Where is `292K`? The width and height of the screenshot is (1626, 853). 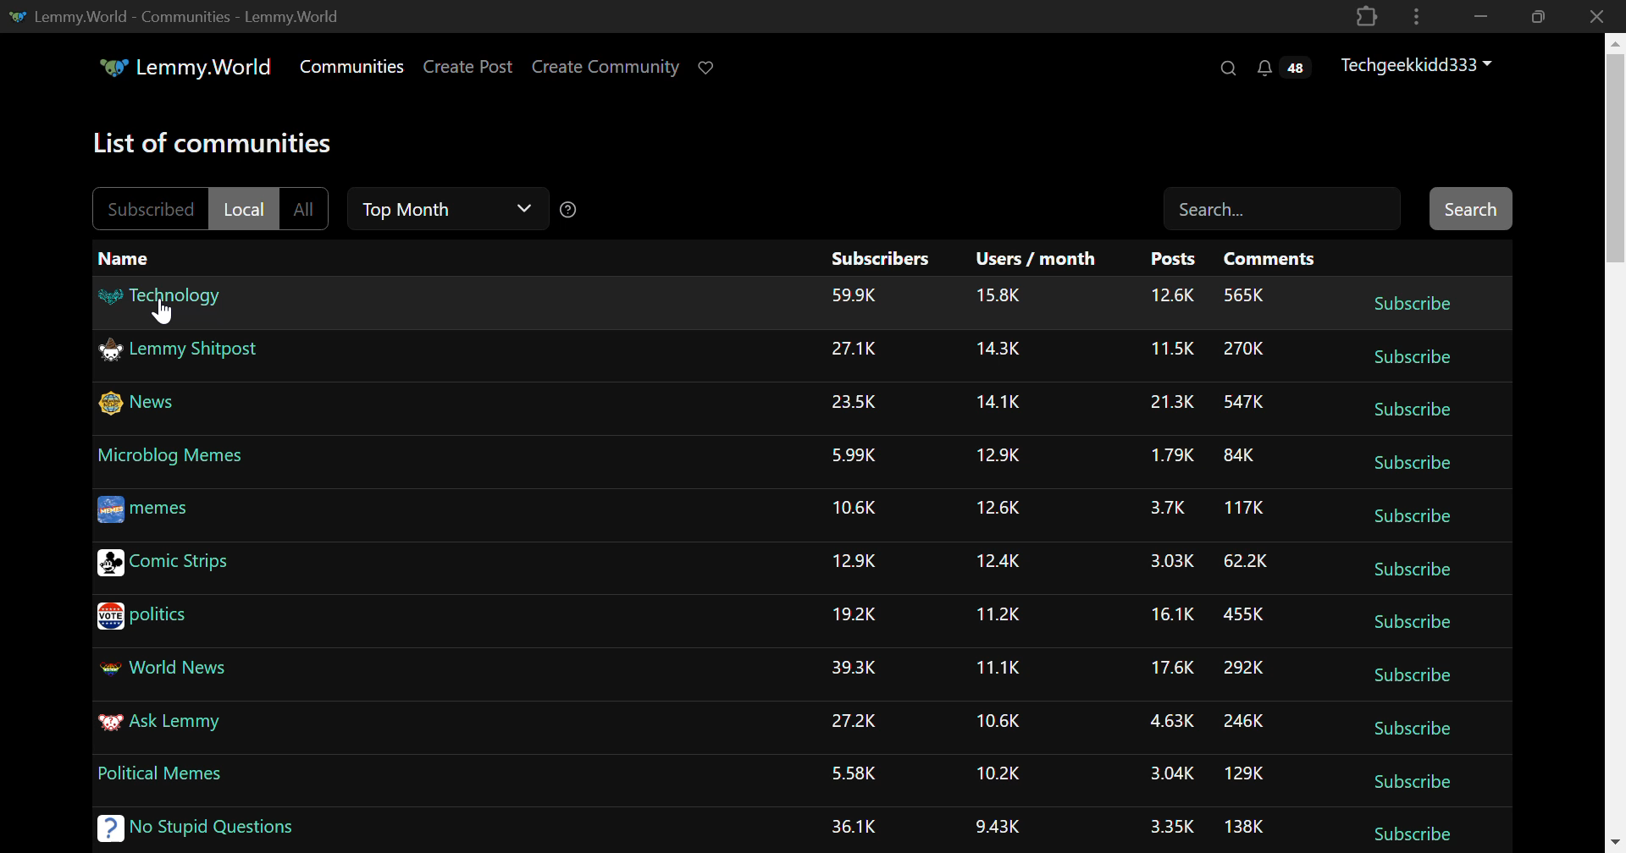 292K is located at coordinates (1243, 669).